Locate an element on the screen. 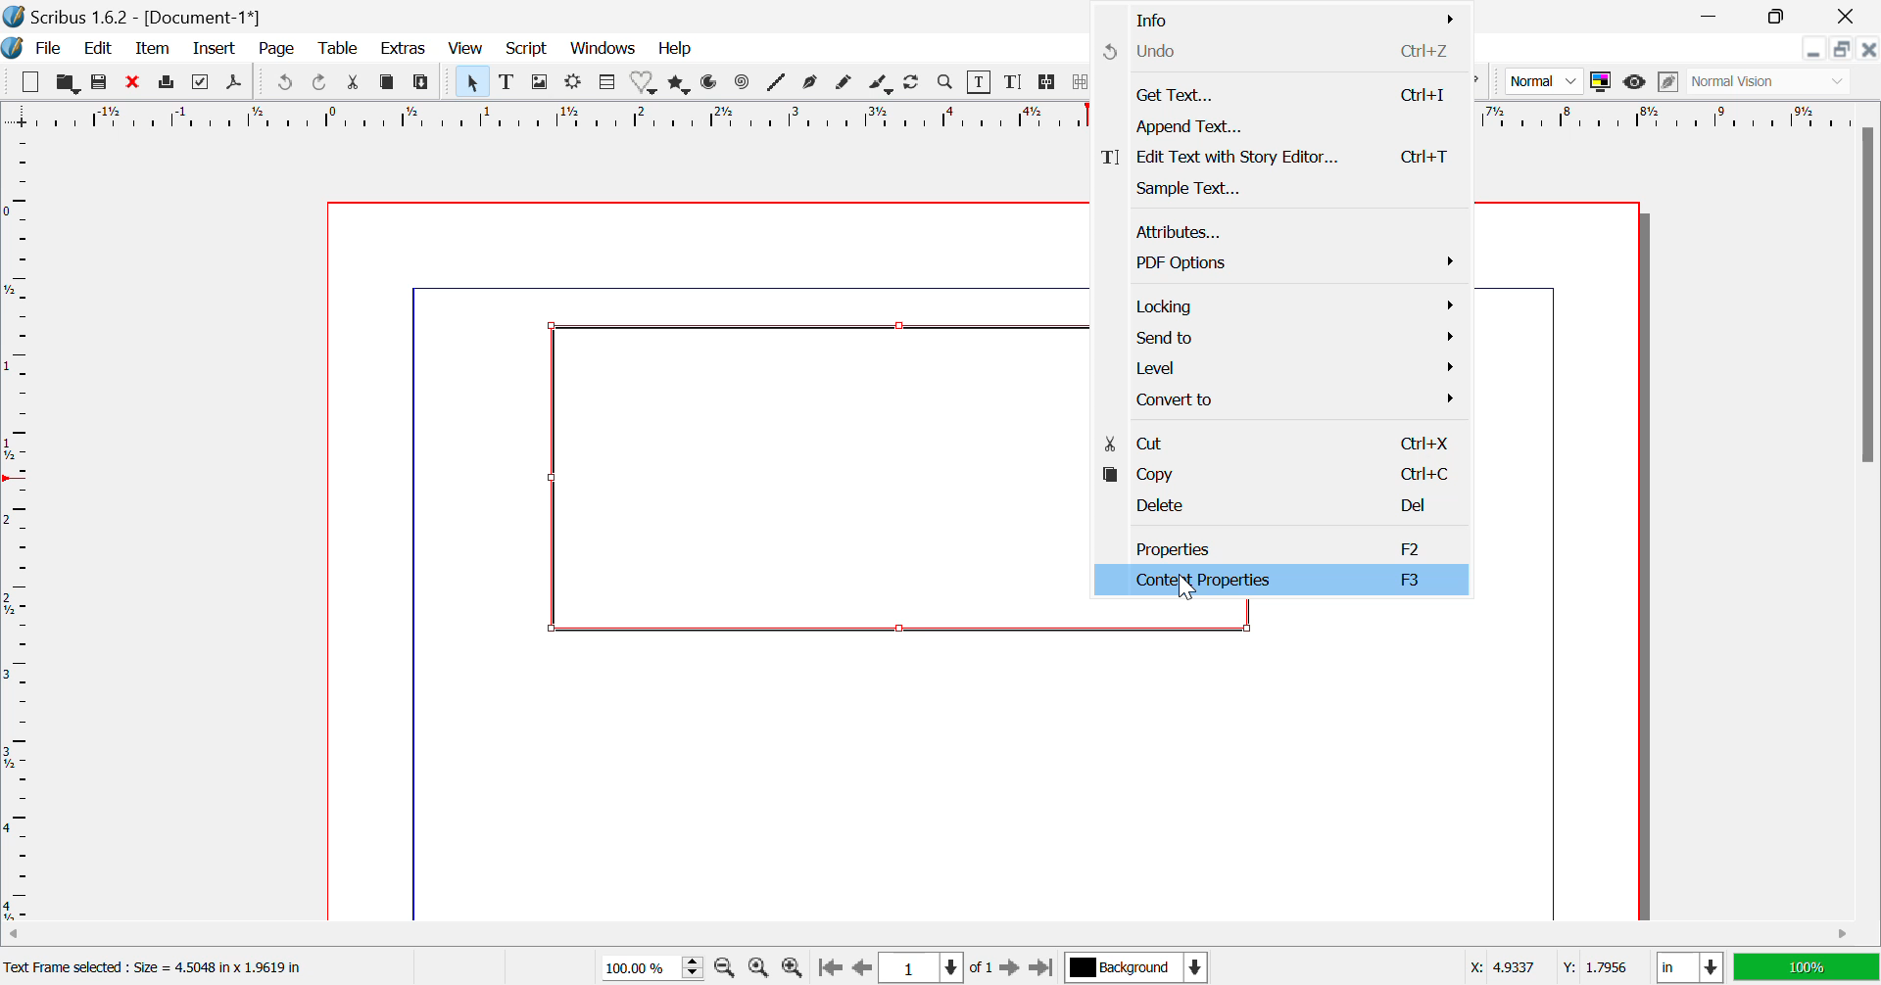  Select is located at coordinates (471, 81).